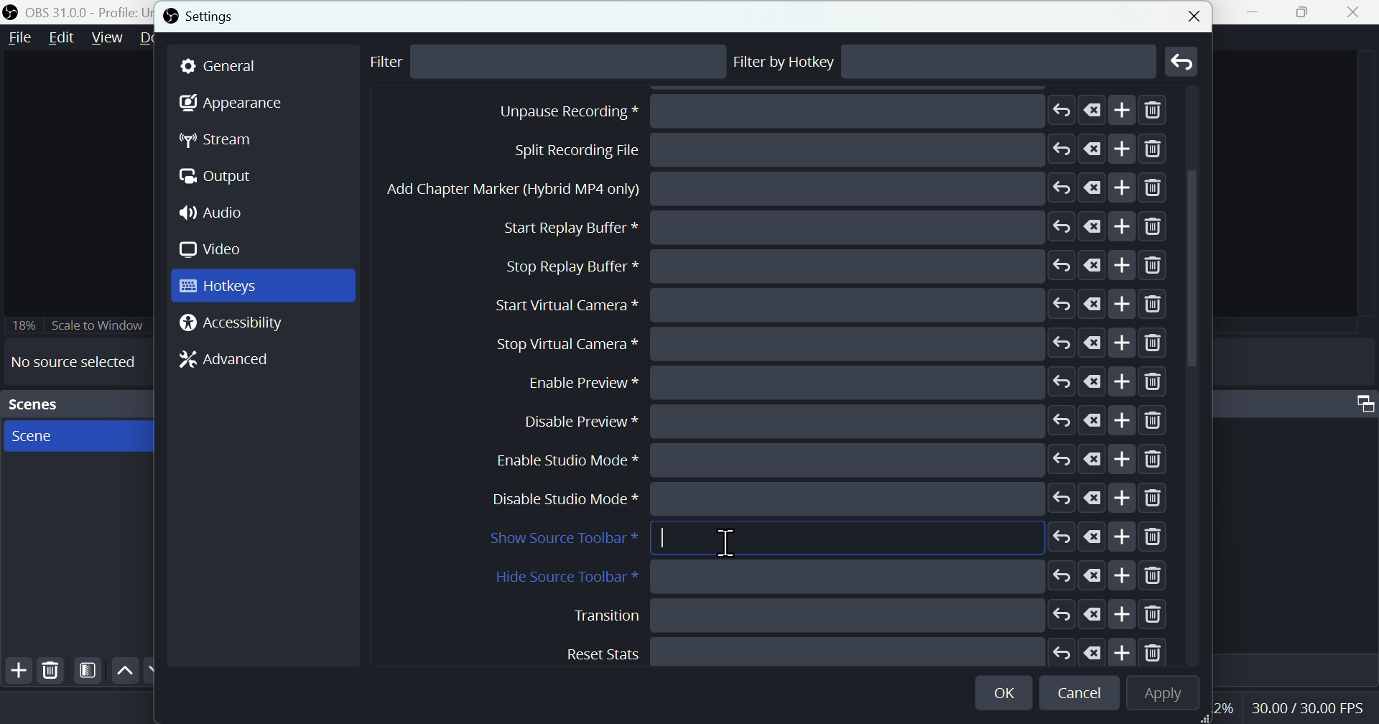 This screenshot has width=1379, height=724. Describe the element at coordinates (216, 249) in the screenshot. I see `Video` at that location.